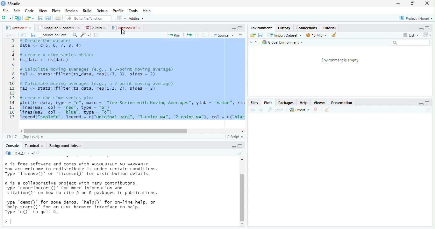 The width and height of the screenshot is (435, 229). I want to click on Tools, so click(133, 10).